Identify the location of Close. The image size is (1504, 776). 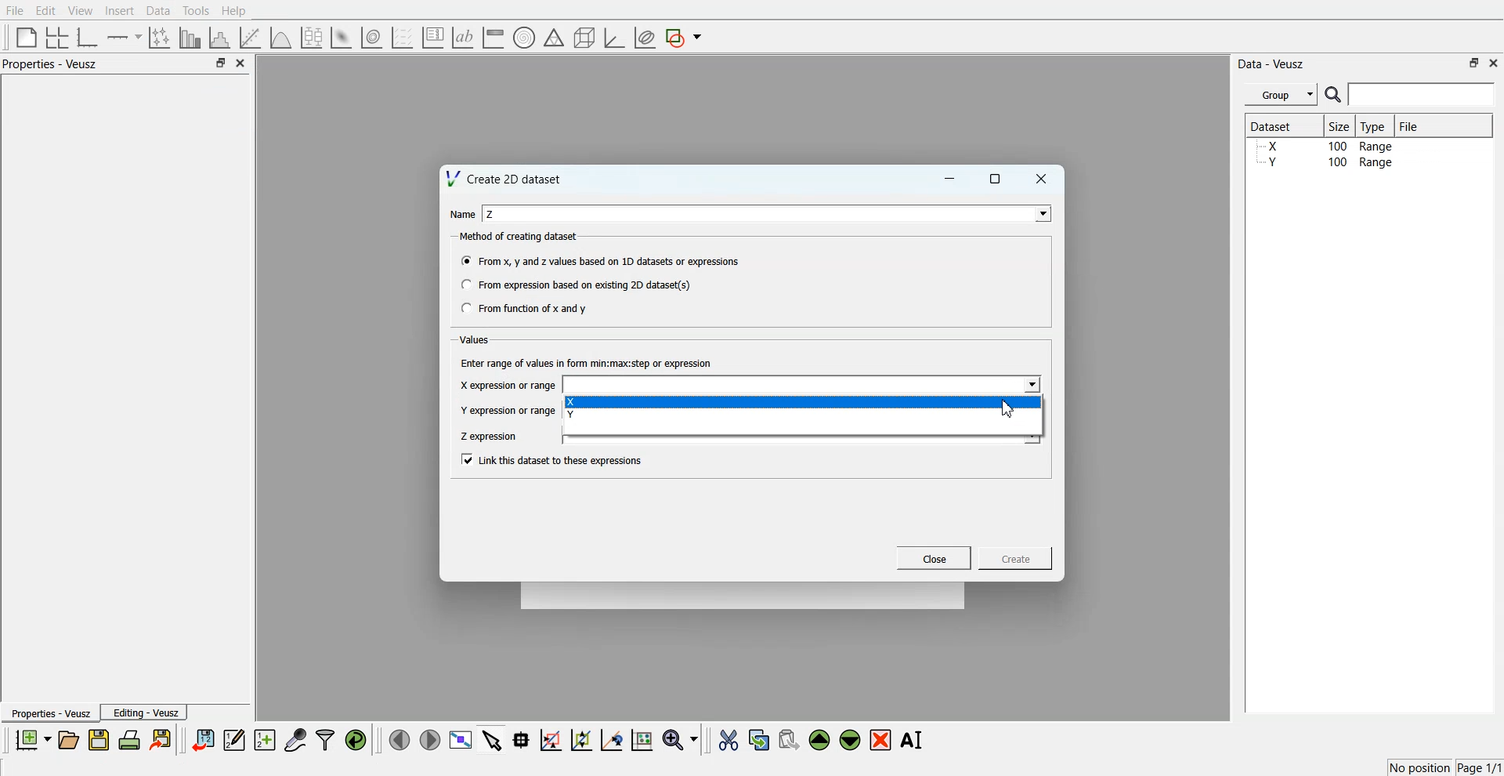
(1495, 62).